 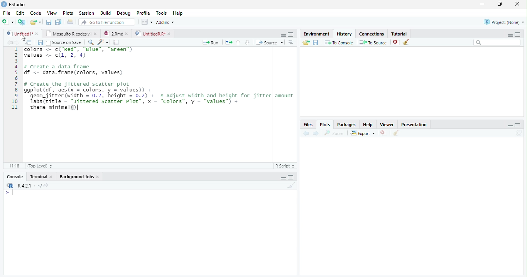 What do you see at coordinates (518, 34) in the screenshot?
I see `Maximize` at bounding box center [518, 34].